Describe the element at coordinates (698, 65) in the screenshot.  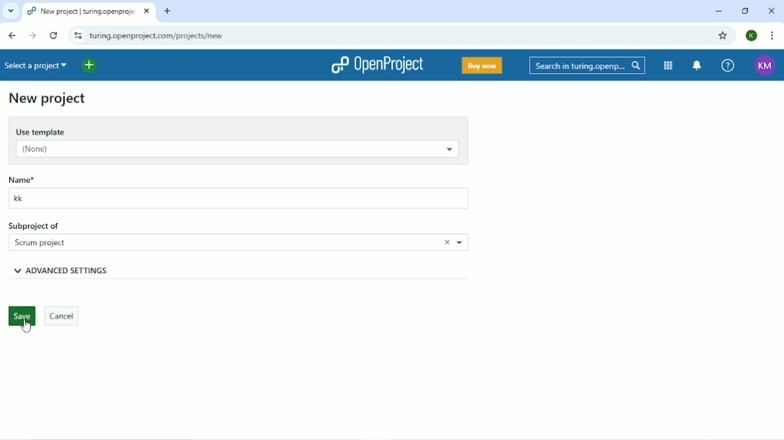
I see `To notification center` at that location.